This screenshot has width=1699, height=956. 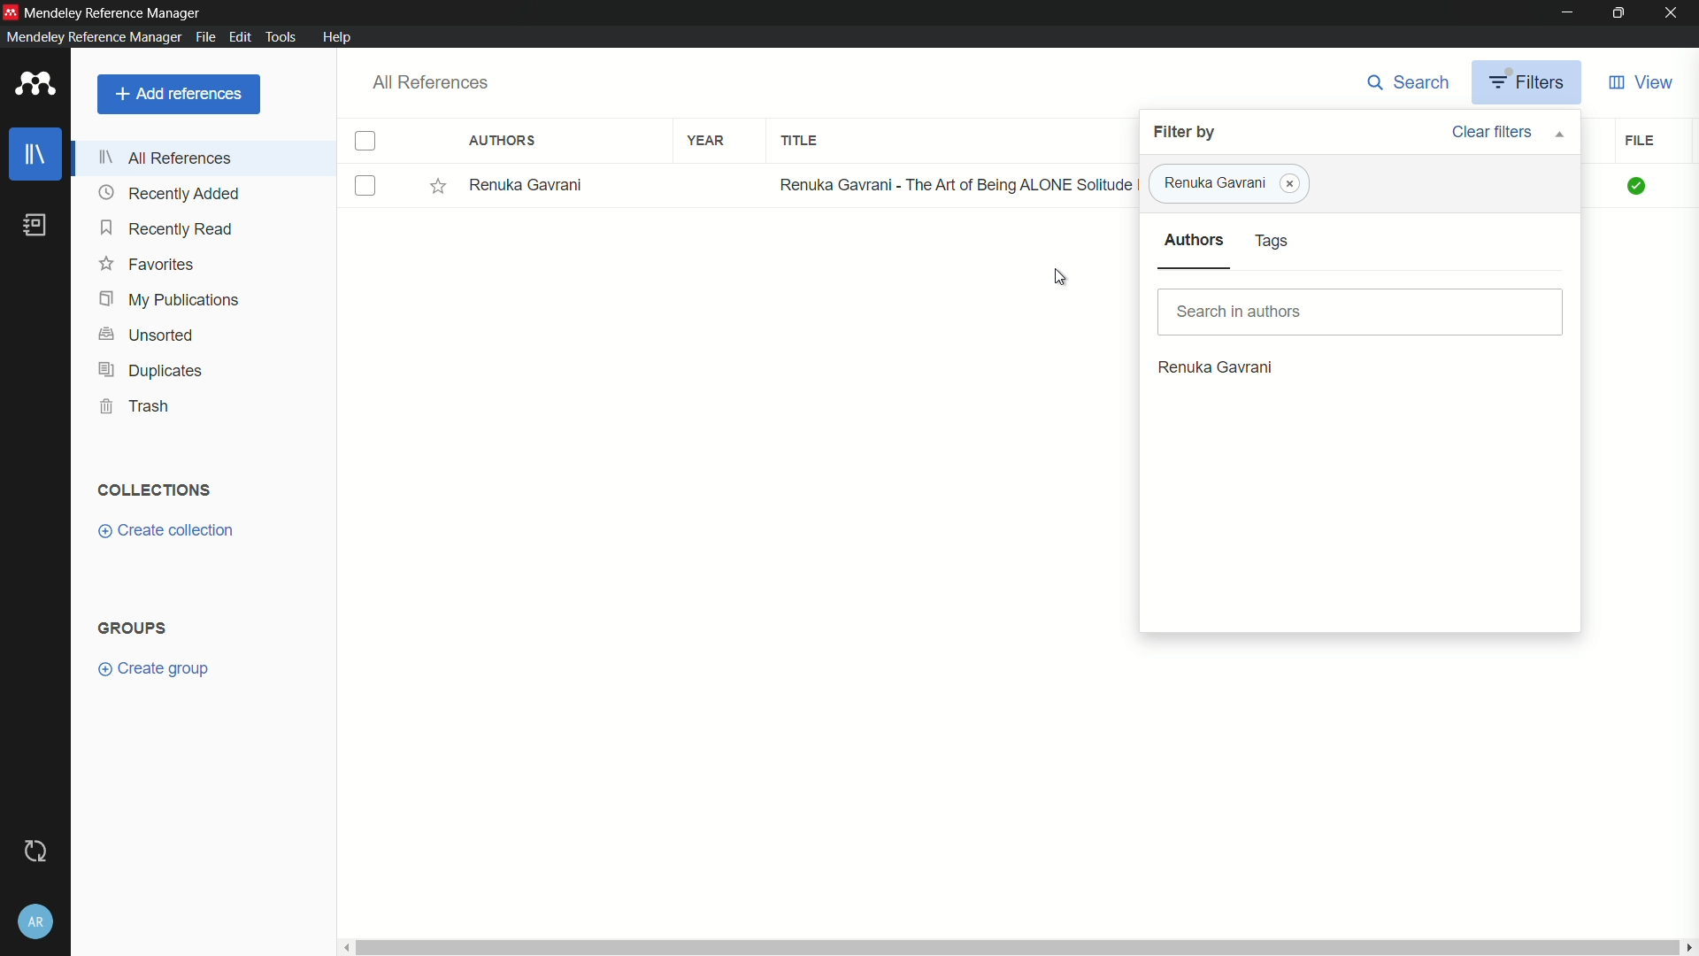 I want to click on app icon, so click(x=38, y=85).